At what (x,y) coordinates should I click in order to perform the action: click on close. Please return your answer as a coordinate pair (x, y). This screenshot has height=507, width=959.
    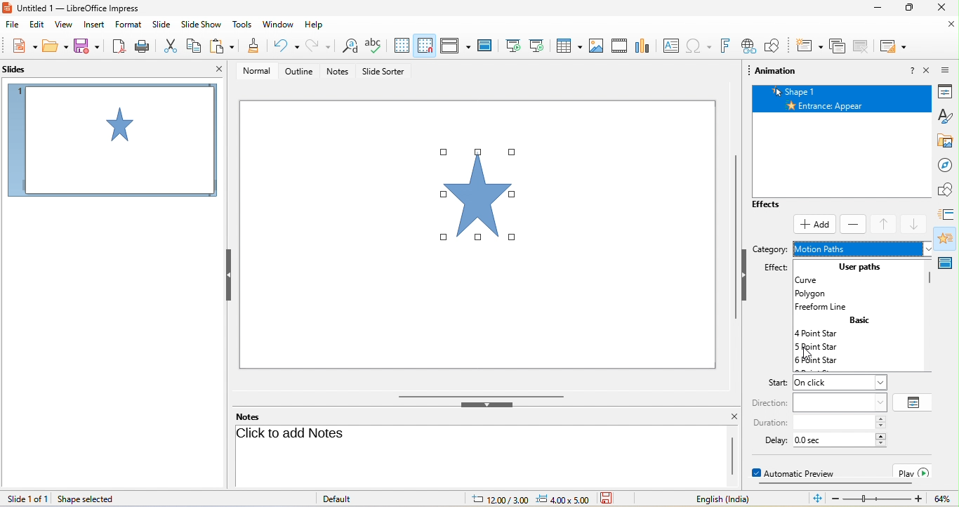
    Looking at the image, I should click on (948, 25).